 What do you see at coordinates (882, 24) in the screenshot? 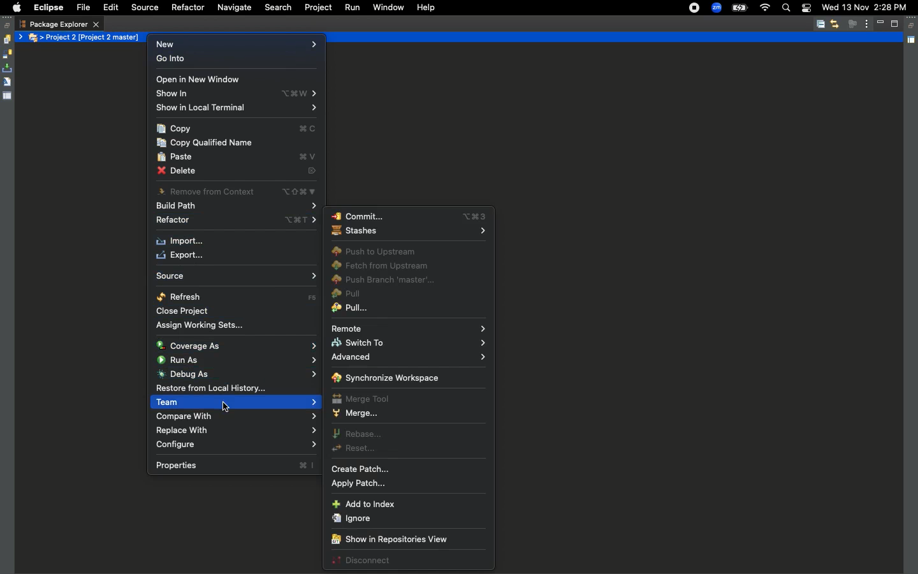
I see `Minimize` at bounding box center [882, 24].